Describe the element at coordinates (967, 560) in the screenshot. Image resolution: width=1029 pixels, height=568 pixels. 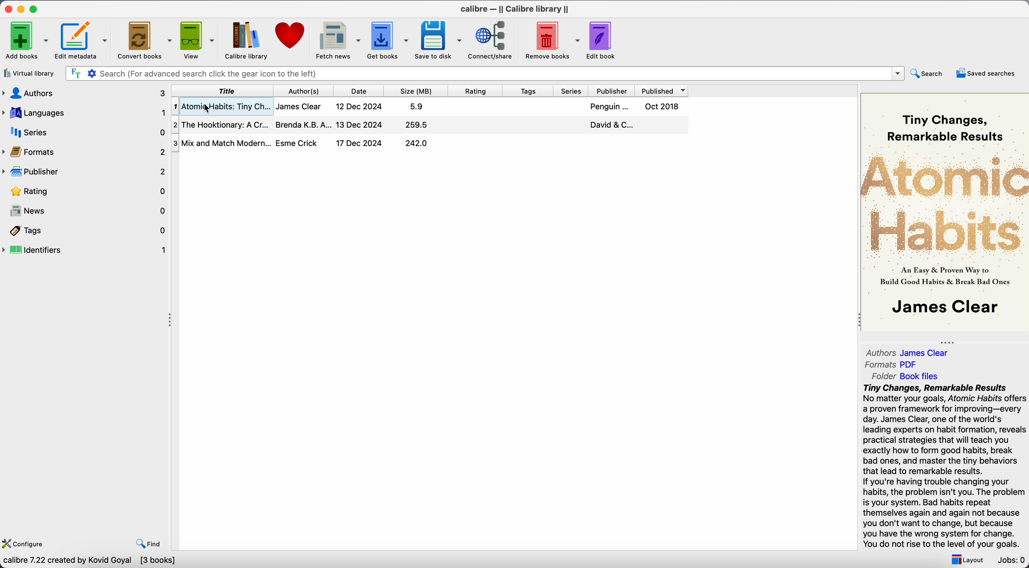
I see `layout` at that location.